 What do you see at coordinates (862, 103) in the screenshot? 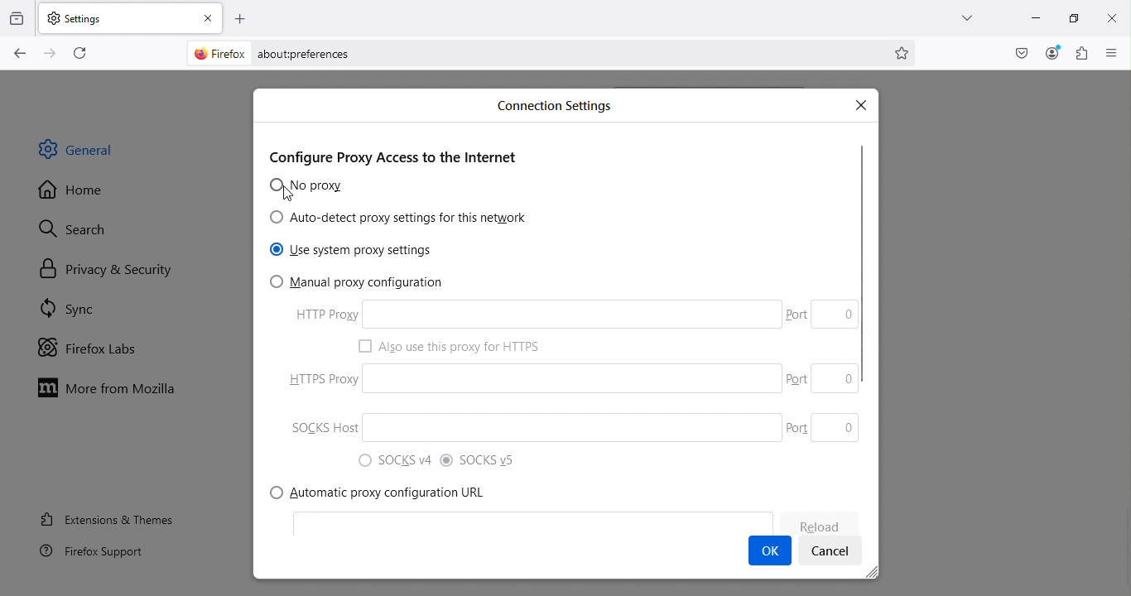
I see `Close` at bounding box center [862, 103].